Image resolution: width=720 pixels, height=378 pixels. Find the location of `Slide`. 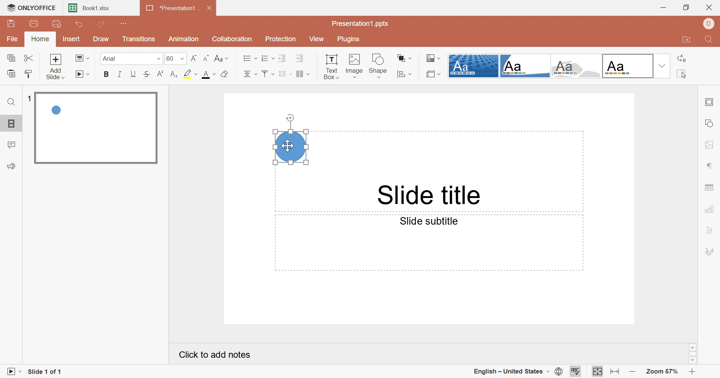

Slide is located at coordinates (96, 129).